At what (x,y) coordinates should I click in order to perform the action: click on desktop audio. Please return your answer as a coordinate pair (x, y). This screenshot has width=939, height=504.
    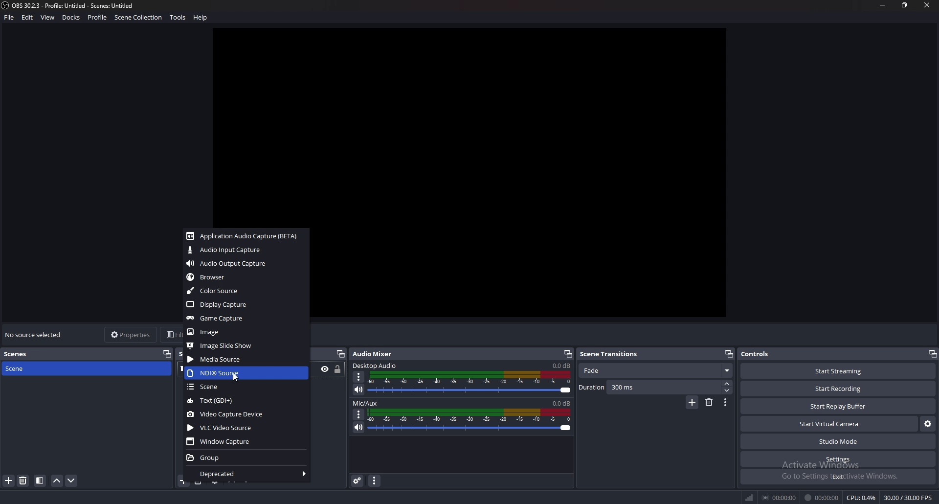
    Looking at the image, I should click on (377, 365).